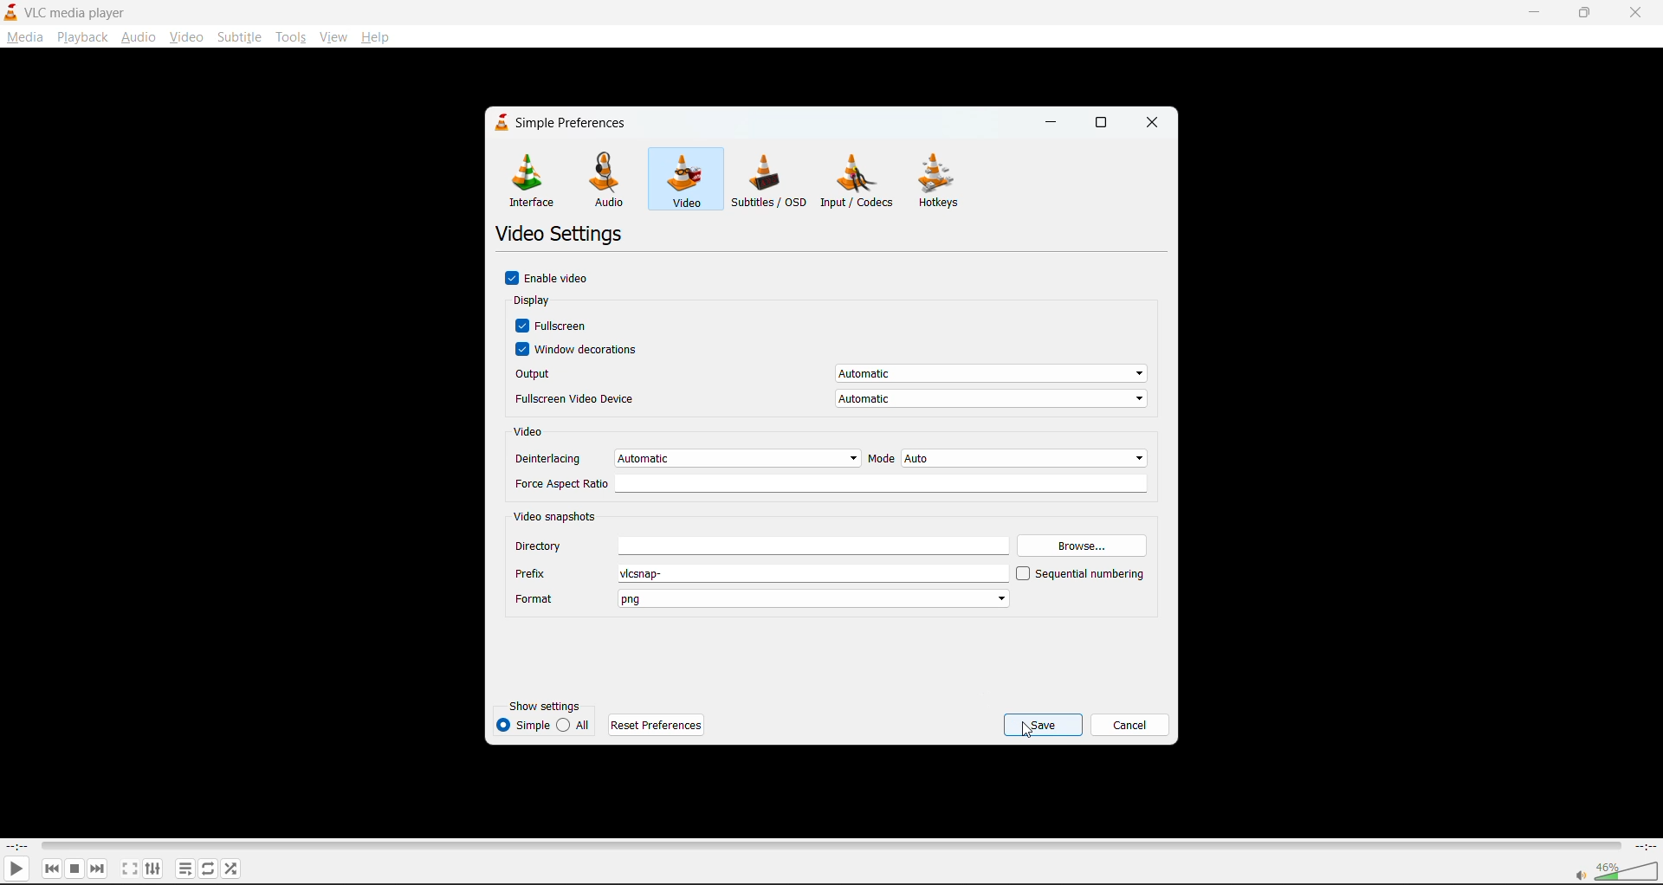 This screenshot has width=1663, height=885. What do you see at coordinates (559, 236) in the screenshot?
I see `video settings` at bounding box center [559, 236].